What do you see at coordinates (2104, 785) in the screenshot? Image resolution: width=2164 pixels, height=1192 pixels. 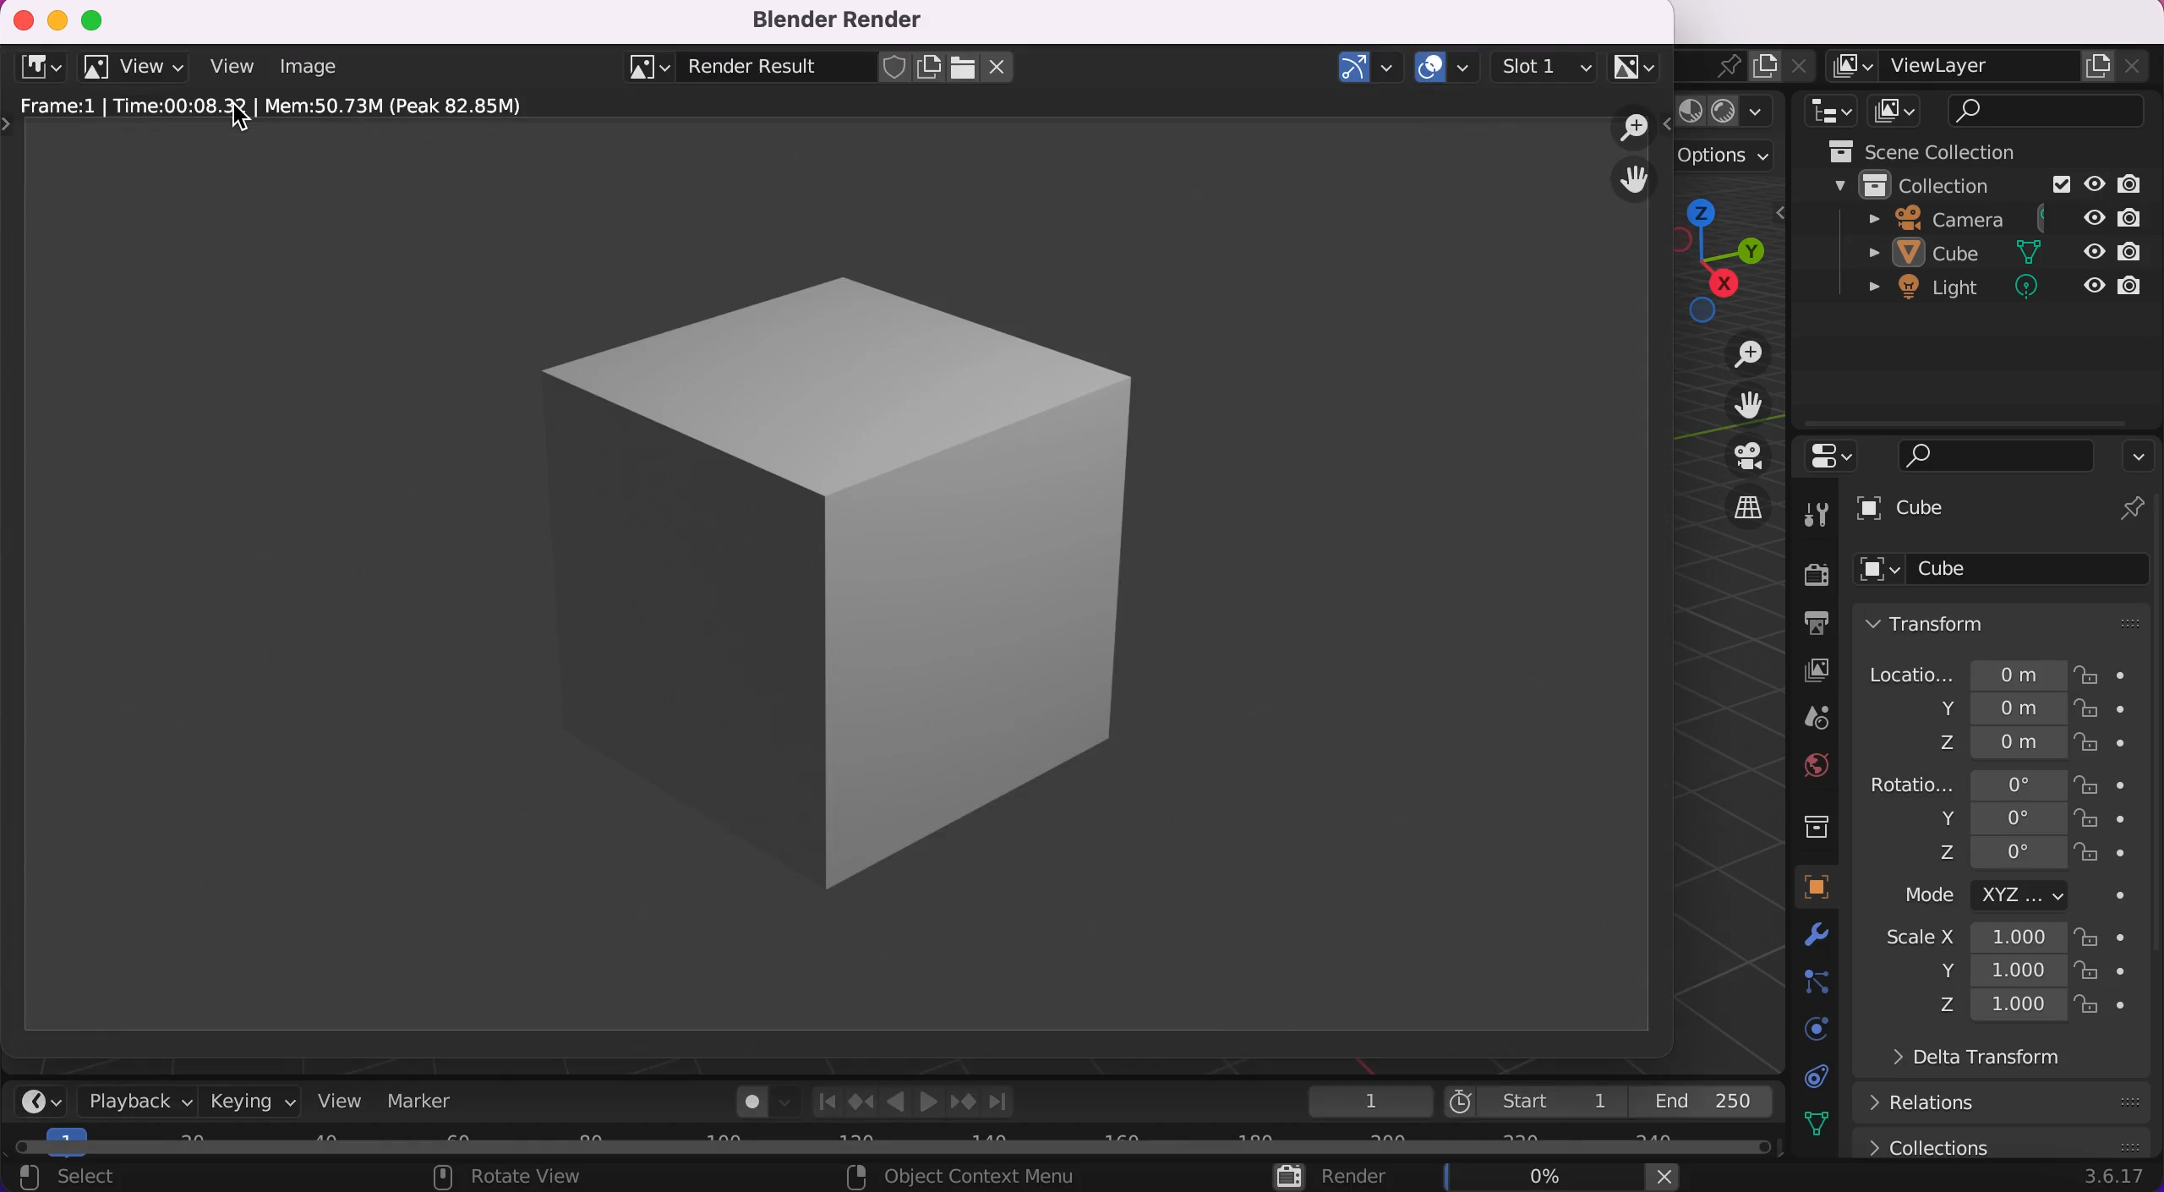 I see `lock` at bounding box center [2104, 785].